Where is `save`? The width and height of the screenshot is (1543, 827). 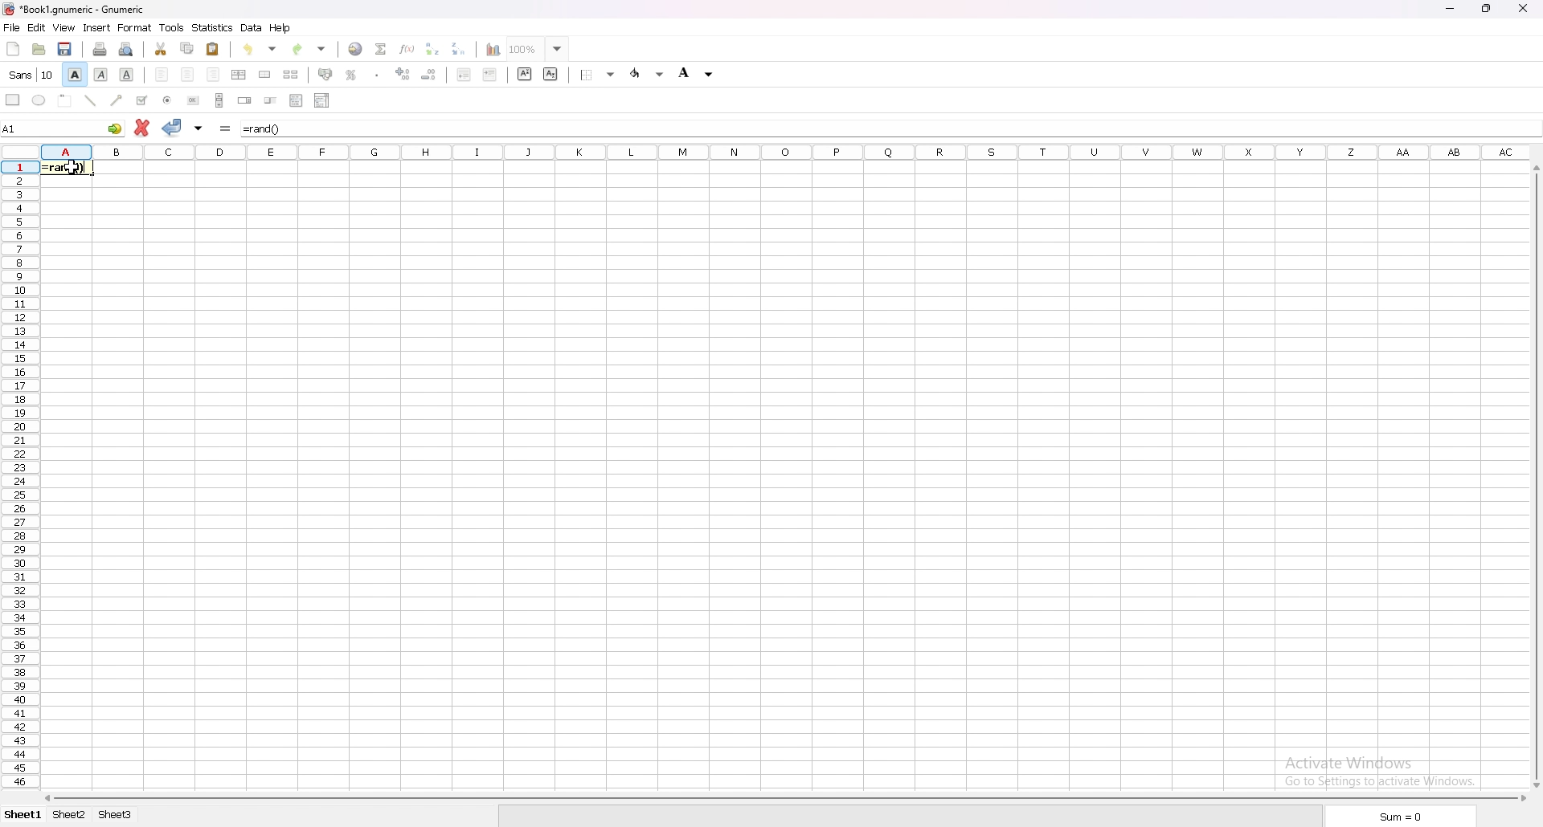 save is located at coordinates (65, 49).